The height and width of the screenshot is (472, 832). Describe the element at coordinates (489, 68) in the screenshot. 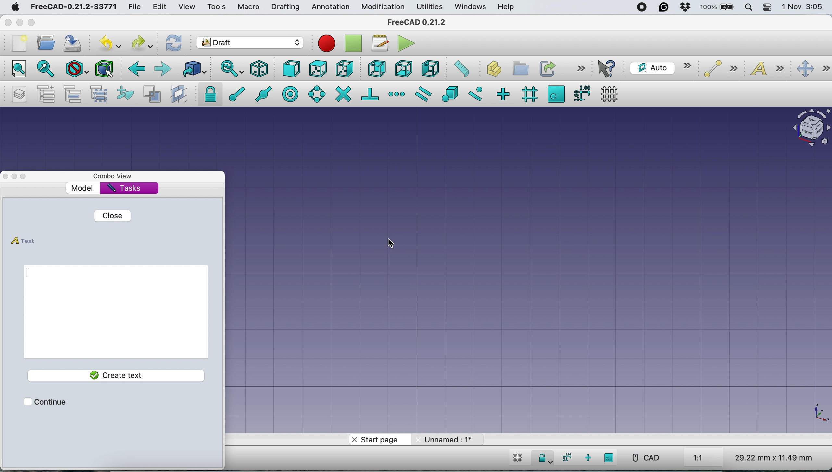

I see `create object` at that location.